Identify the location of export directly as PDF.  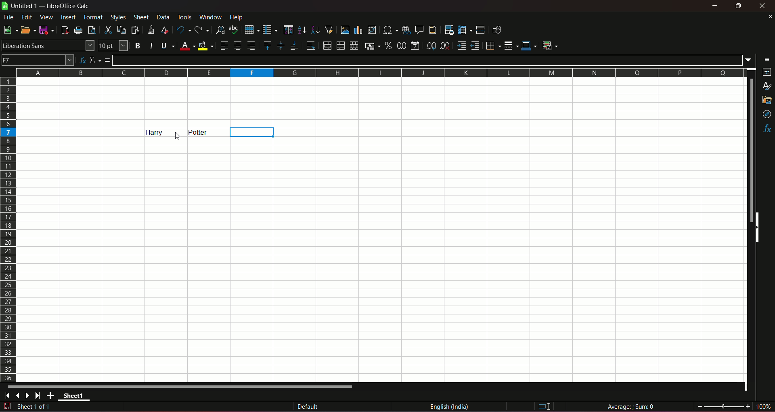
(64, 29).